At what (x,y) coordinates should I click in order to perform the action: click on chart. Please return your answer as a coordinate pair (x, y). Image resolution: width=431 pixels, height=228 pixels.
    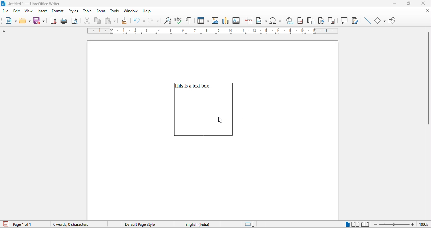
    Looking at the image, I should click on (227, 21).